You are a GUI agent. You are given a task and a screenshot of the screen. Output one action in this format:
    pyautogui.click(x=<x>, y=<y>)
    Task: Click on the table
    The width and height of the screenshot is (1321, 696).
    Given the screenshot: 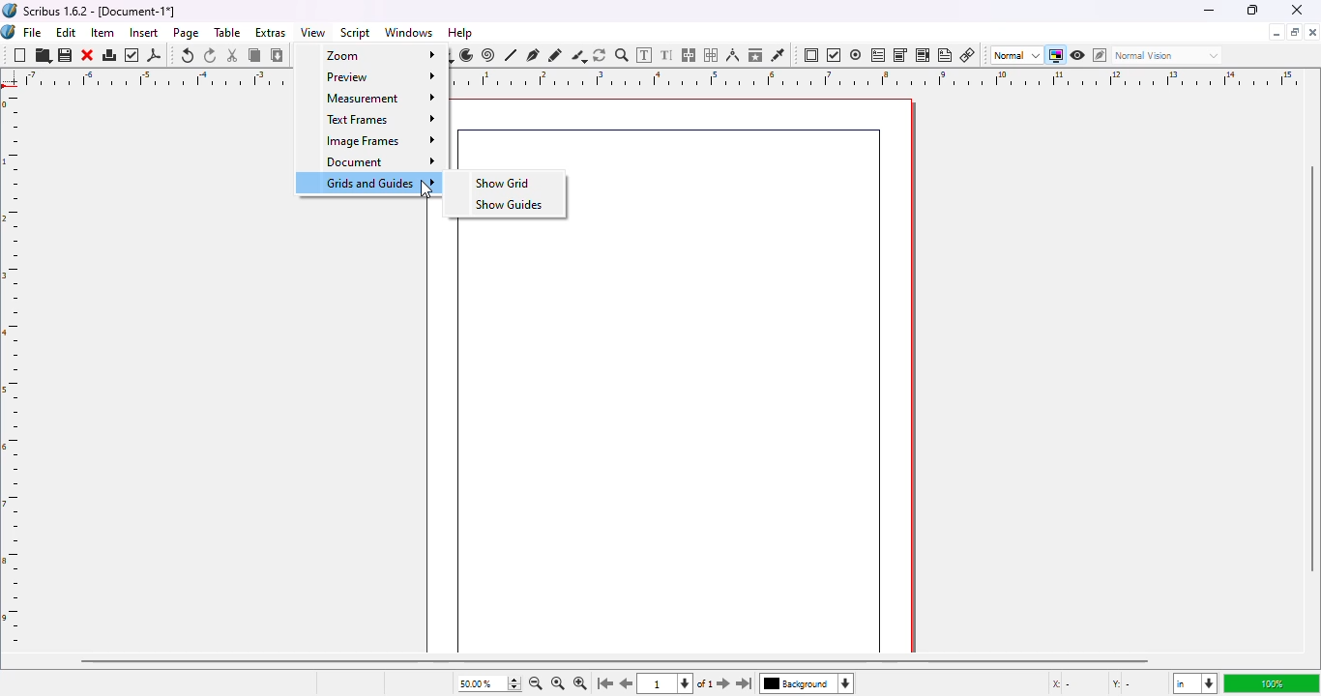 What is the action you would take?
    pyautogui.click(x=228, y=33)
    